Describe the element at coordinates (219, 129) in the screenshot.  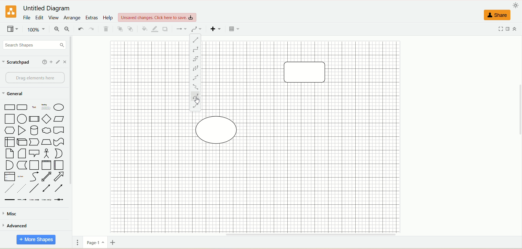
I see `shape` at that location.